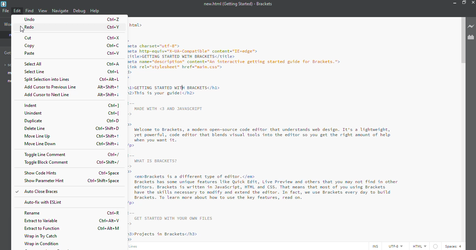 The height and width of the screenshot is (250, 476). Describe the element at coordinates (41, 244) in the screenshot. I see `wrap in condition` at that location.